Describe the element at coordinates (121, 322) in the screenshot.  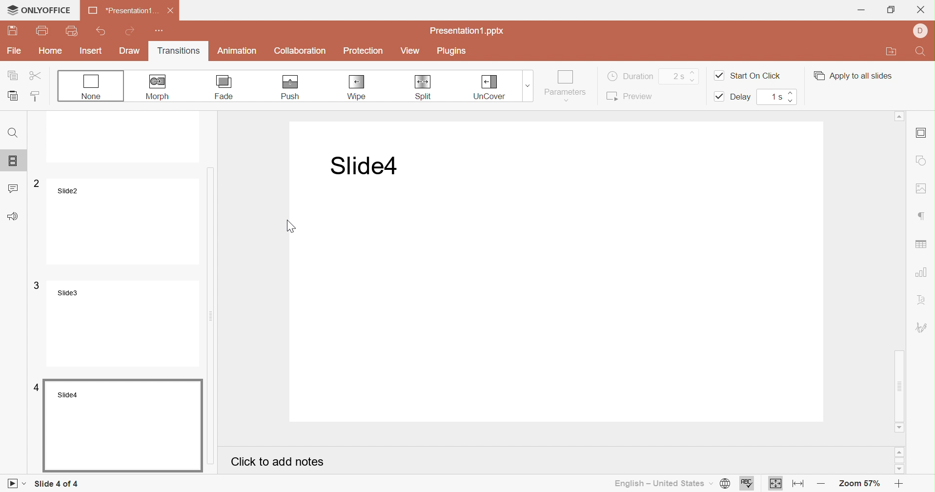
I see `Slide3` at that location.